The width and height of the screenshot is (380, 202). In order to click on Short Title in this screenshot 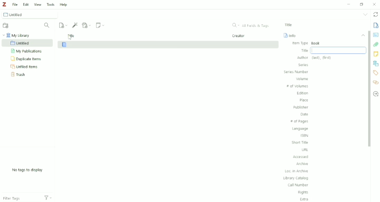, I will do `click(300, 142)`.